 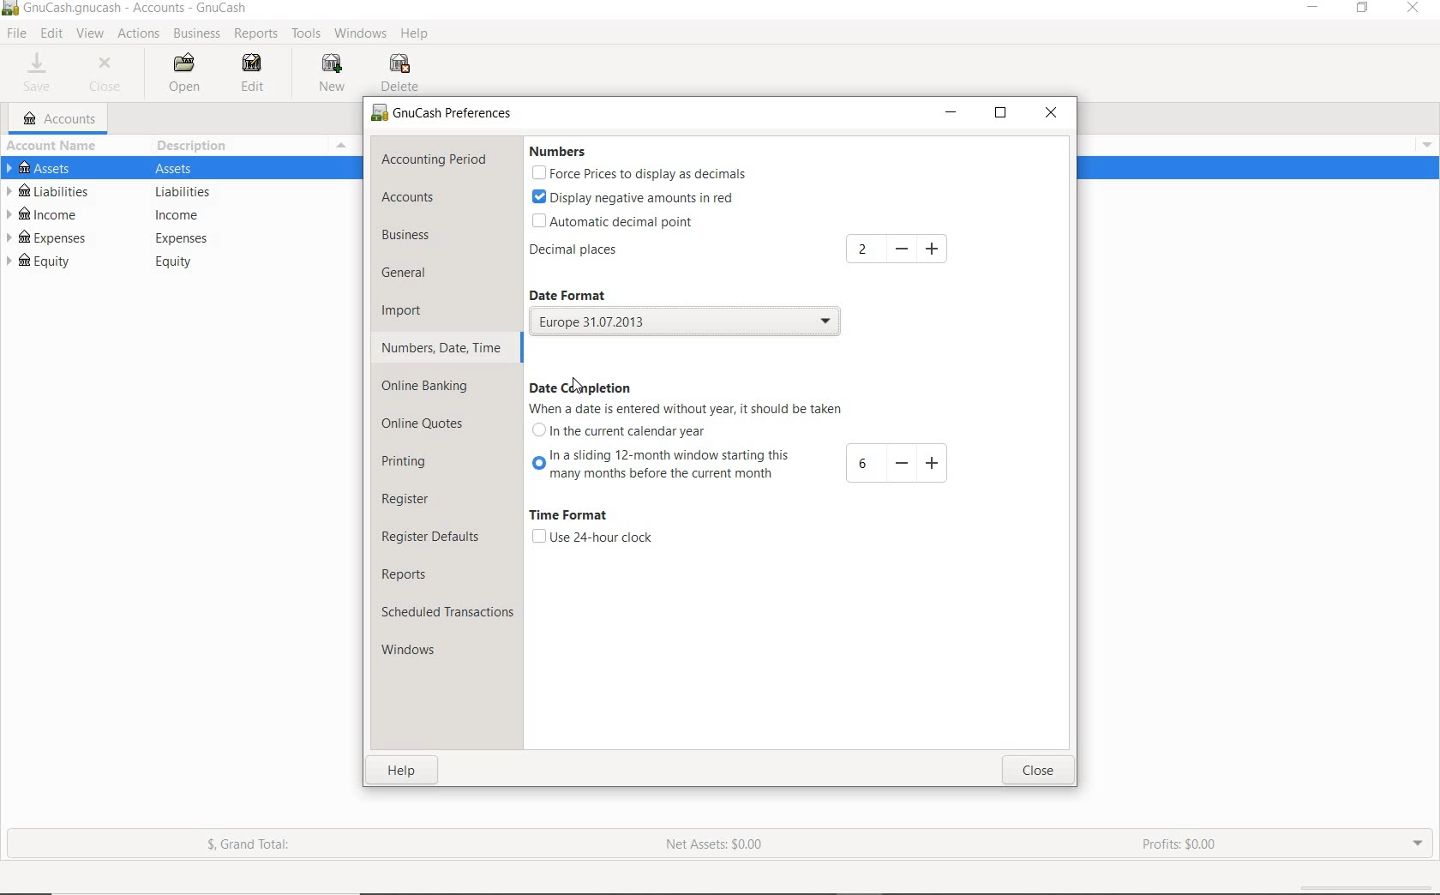 What do you see at coordinates (171, 193) in the screenshot?
I see `LIABILITIES` at bounding box center [171, 193].